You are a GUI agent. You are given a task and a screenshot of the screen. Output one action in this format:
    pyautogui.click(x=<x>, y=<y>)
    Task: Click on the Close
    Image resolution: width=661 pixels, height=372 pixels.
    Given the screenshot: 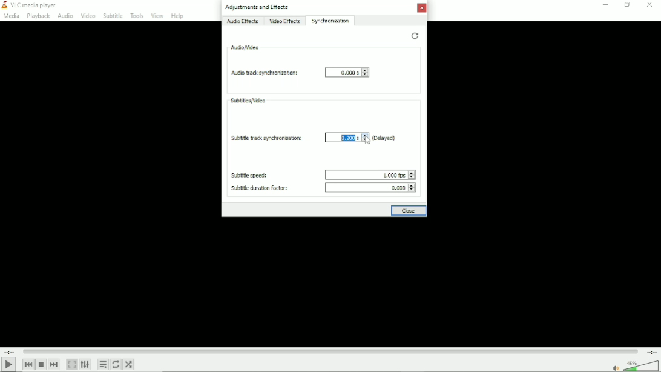 What is the action you would take?
    pyautogui.click(x=409, y=211)
    